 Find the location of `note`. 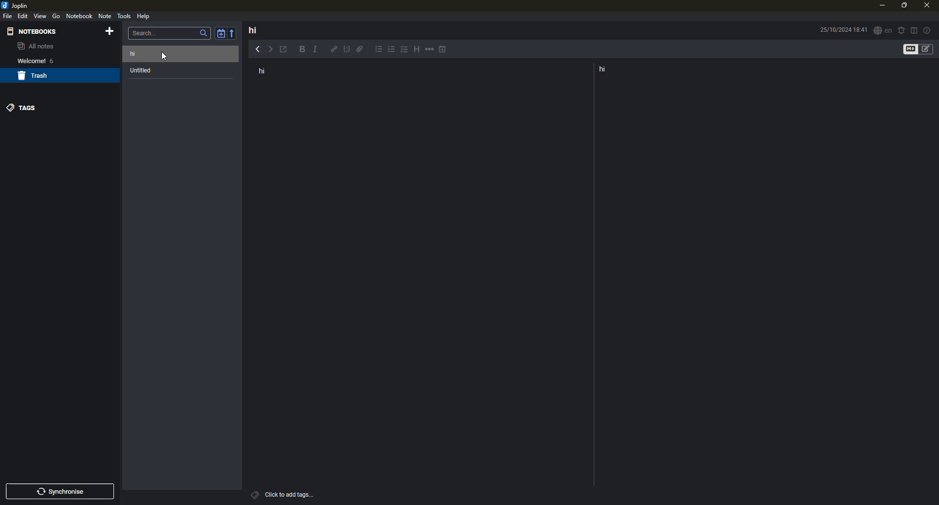

note is located at coordinates (106, 17).